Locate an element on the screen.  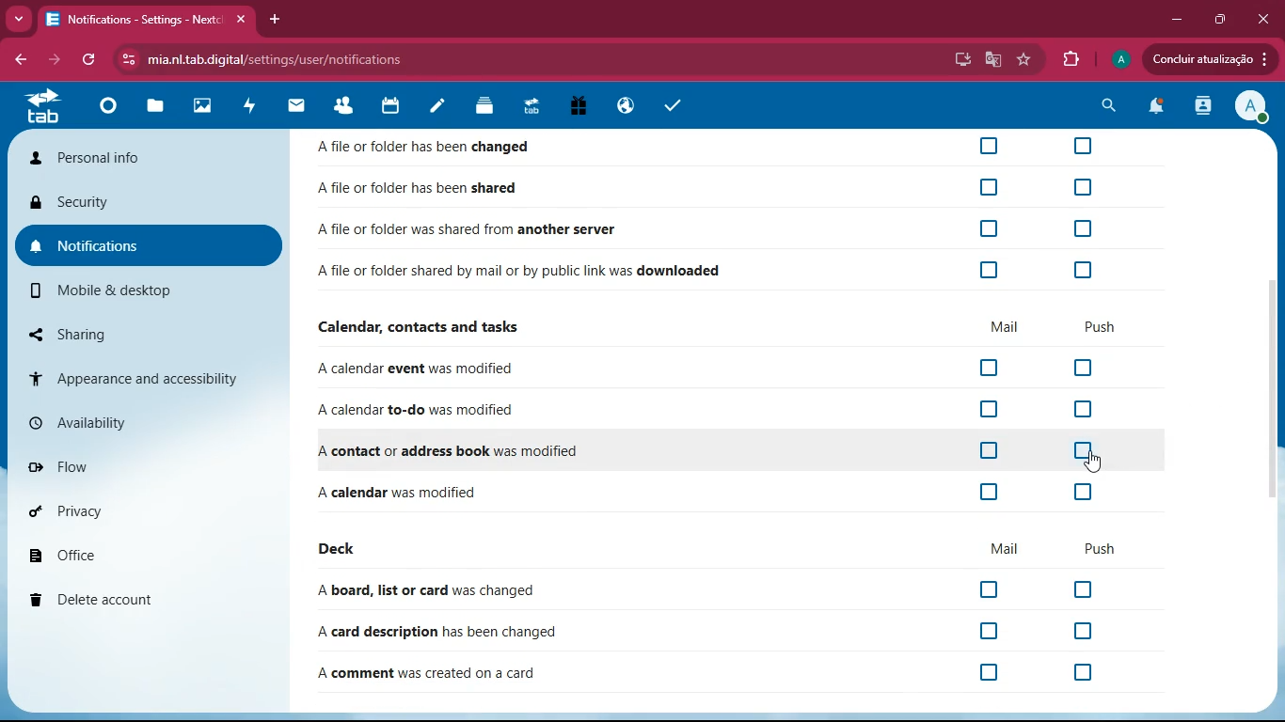
tasks is located at coordinates (675, 107).